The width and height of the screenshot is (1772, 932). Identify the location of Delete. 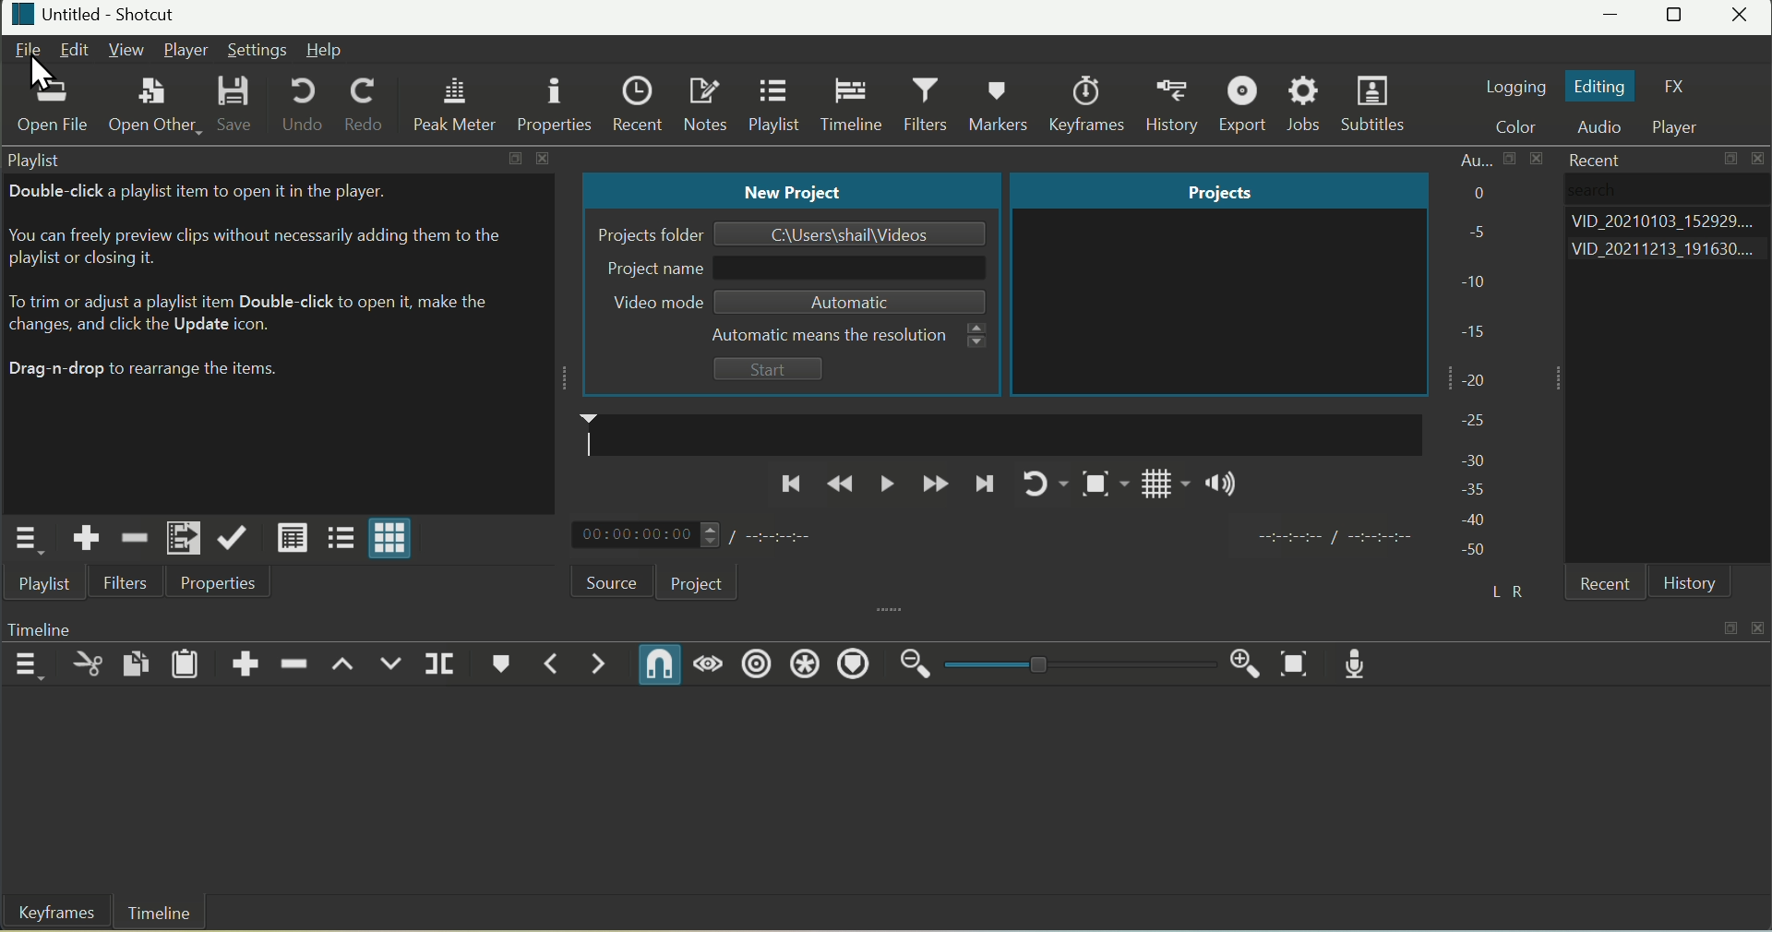
(296, 661).